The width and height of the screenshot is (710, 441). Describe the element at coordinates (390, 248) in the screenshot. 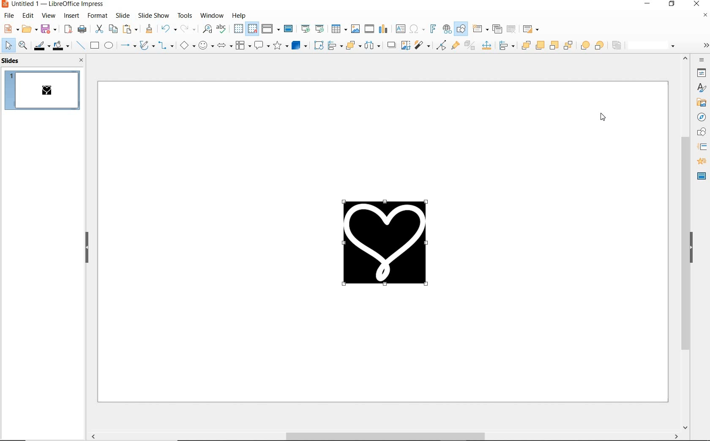

I see `color filter effect added` at that location.